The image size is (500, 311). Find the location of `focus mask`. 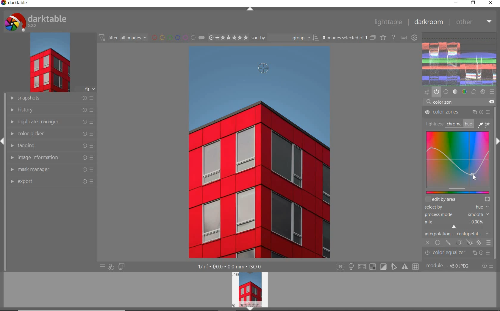

focus mask is located at coordinates (404, 267).